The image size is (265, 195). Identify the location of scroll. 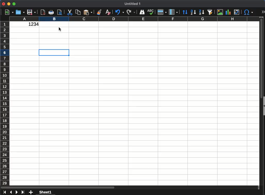
(130, 187).